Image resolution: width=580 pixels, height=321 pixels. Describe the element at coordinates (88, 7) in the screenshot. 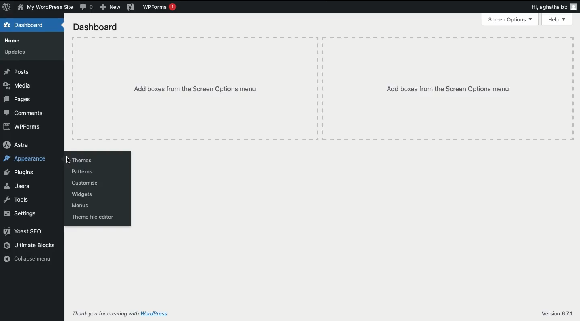

I see `Comment` at that location.